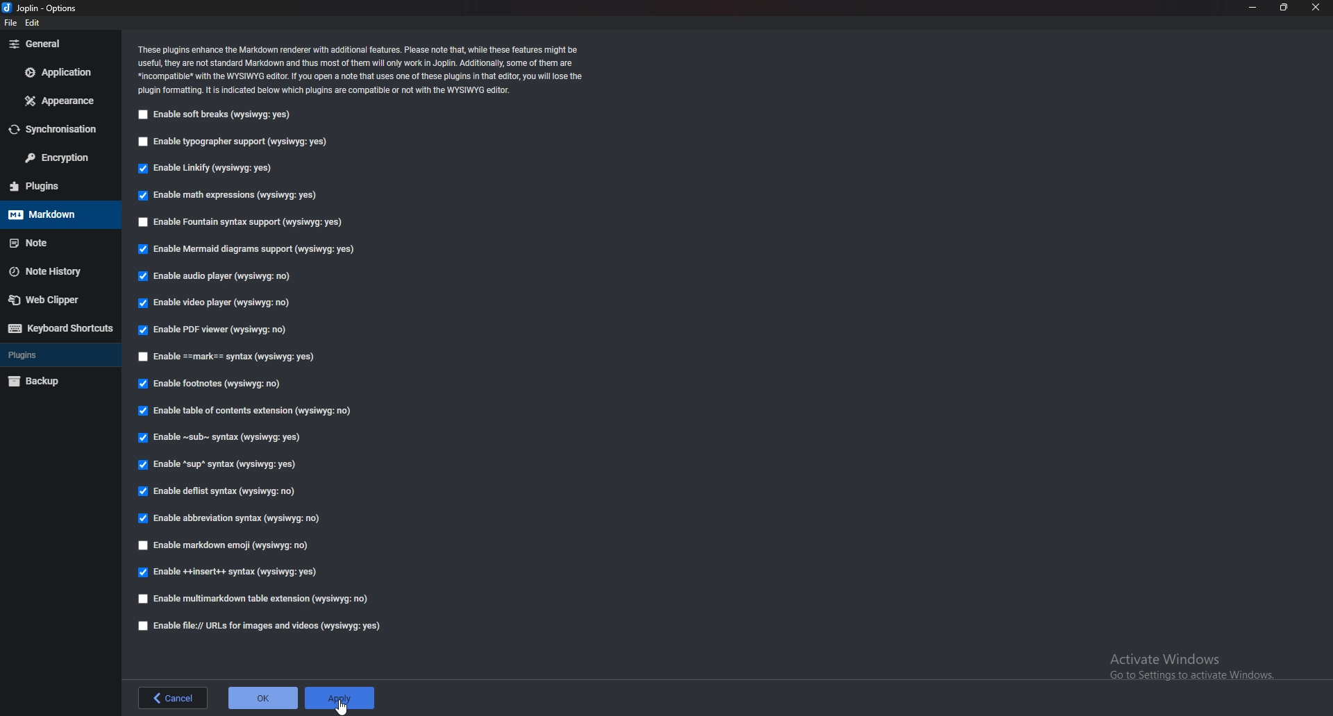 This screenshot has height=716, width=1333. Describe the element at coordinates (228, 544) in the screenshot. I see `enable markdown emoji` at that location.